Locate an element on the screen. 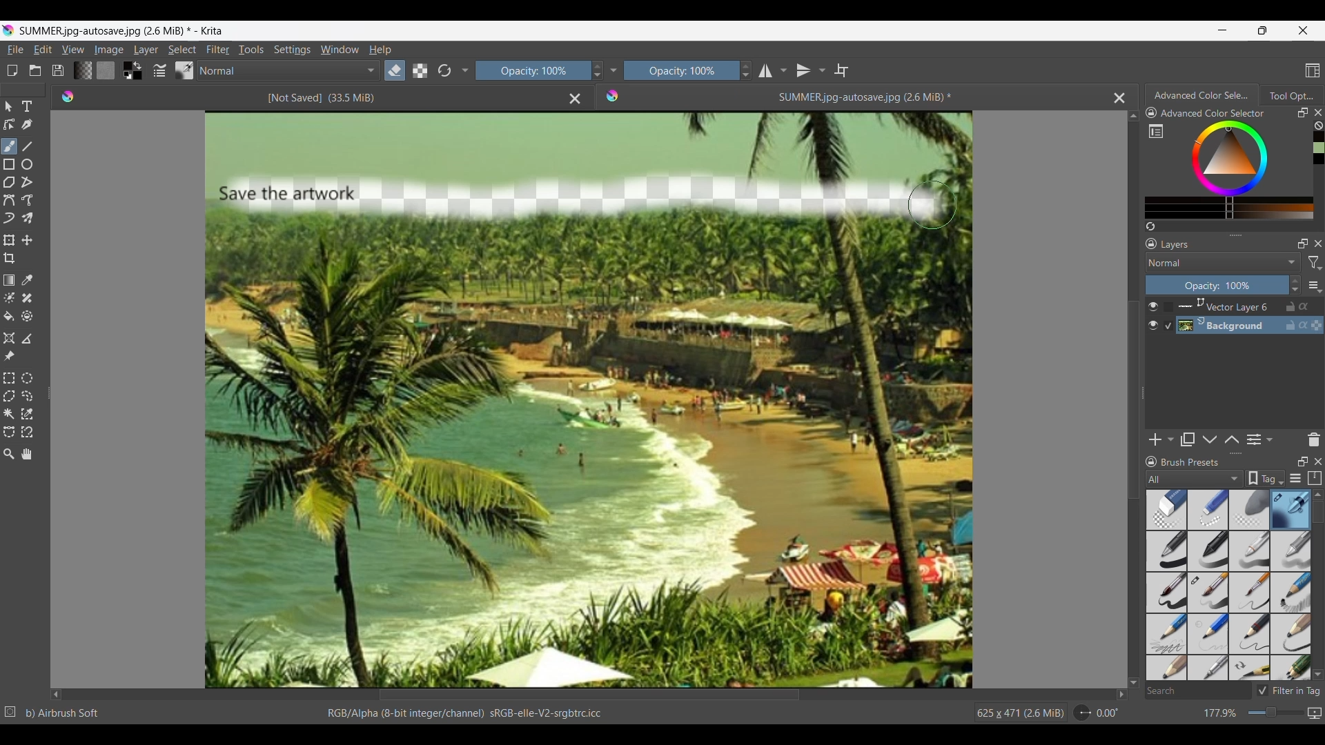 This screenshot has width=1325, height=745. Opacity 100% is located at coordinates (531, 71).